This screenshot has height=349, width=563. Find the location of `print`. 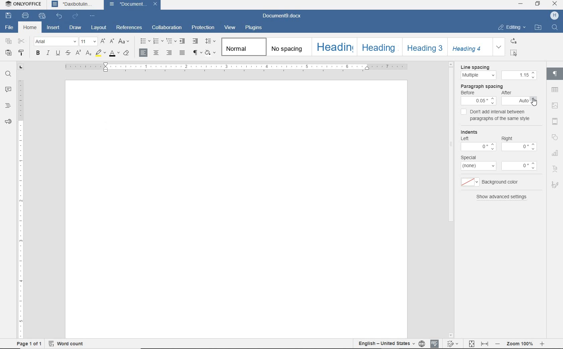

print is located at coordinates (27, 16).